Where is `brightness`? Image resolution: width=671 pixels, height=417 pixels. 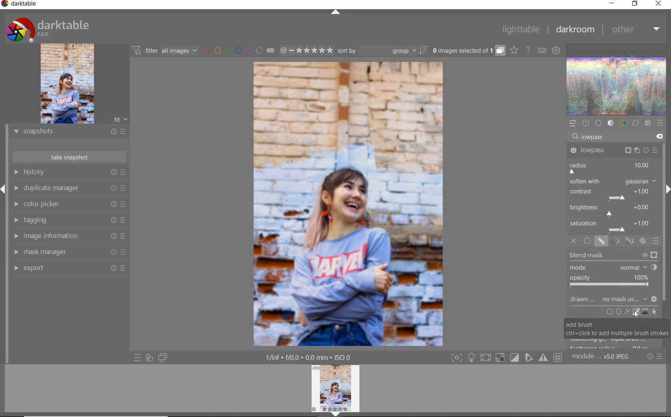 brightness is located at coordinates (612, 209).